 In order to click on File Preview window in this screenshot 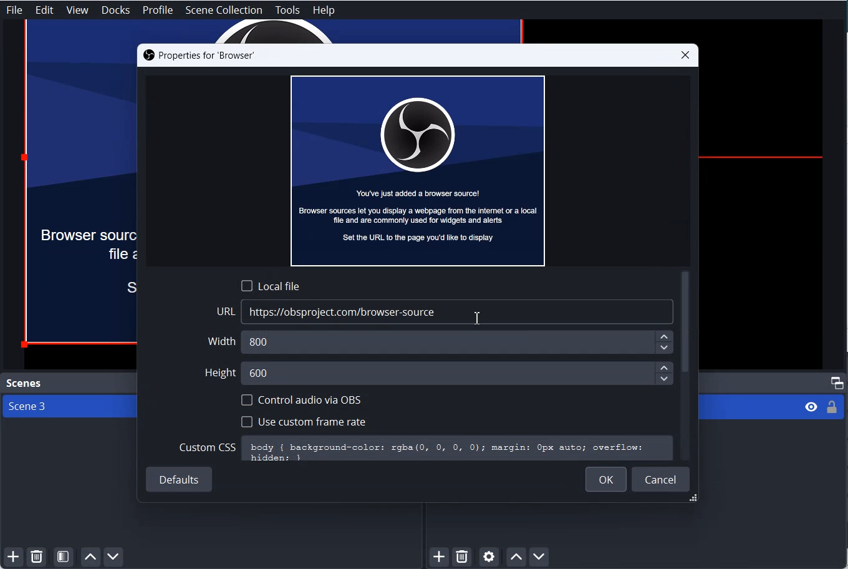, I will do `click(418, 170)`.